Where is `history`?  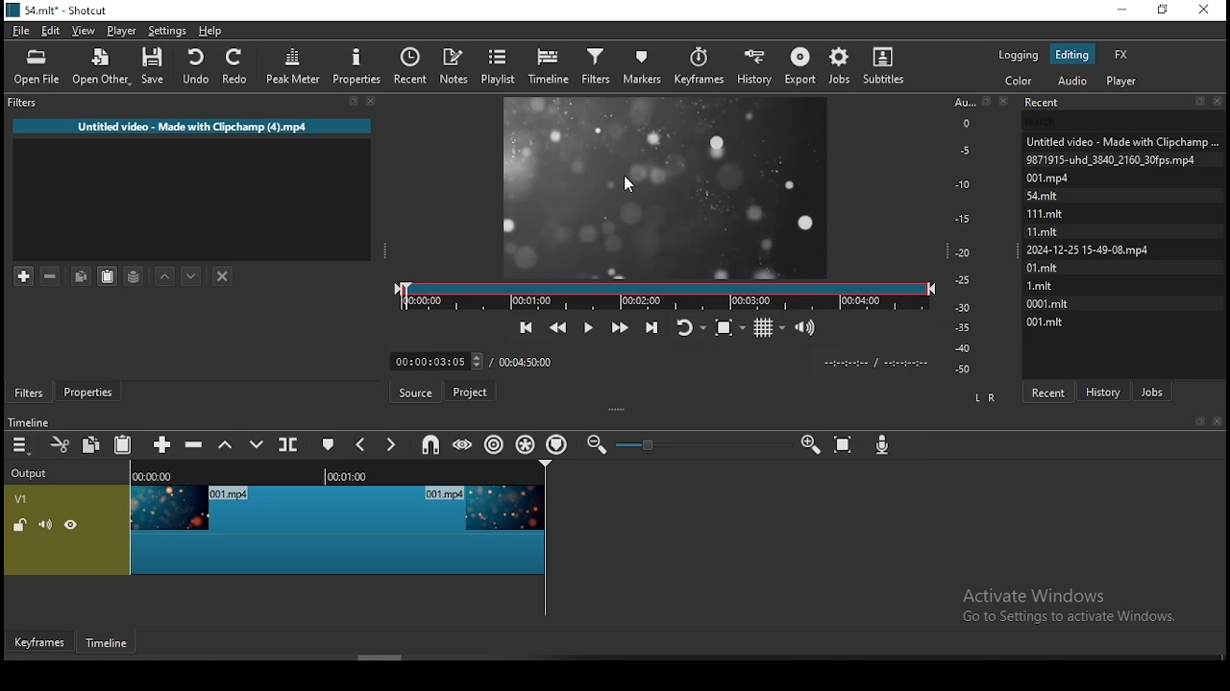 history is located at coordinates (1106, 389).